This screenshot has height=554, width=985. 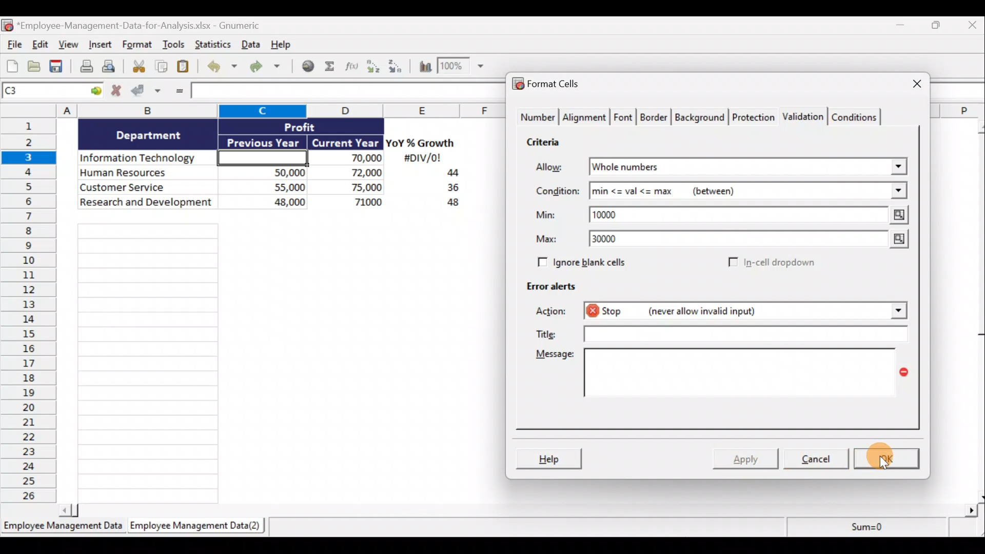 What do you see at coordinates (186, 67) in the screenshot?
I see `Paste clipboard` at bounding box center [186, 67].